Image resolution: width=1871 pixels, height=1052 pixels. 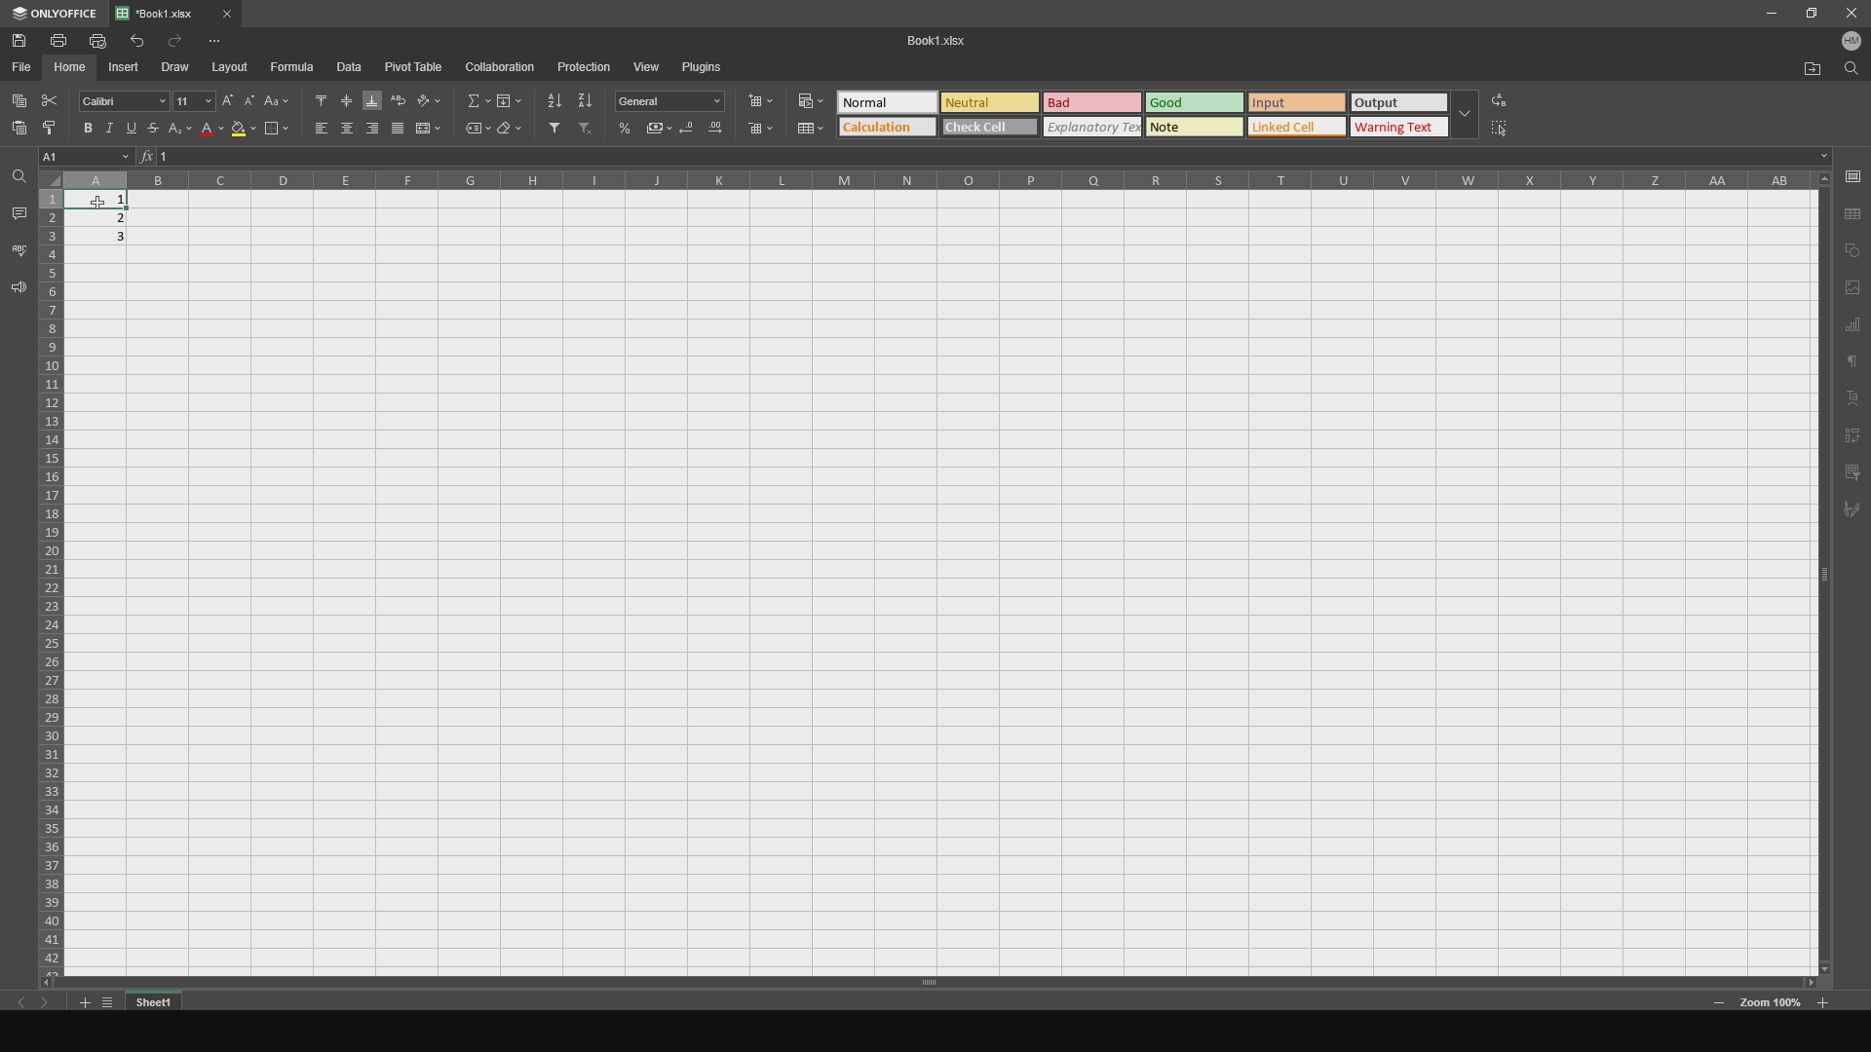 I want to click on filter, so click(x=1853, y=471).